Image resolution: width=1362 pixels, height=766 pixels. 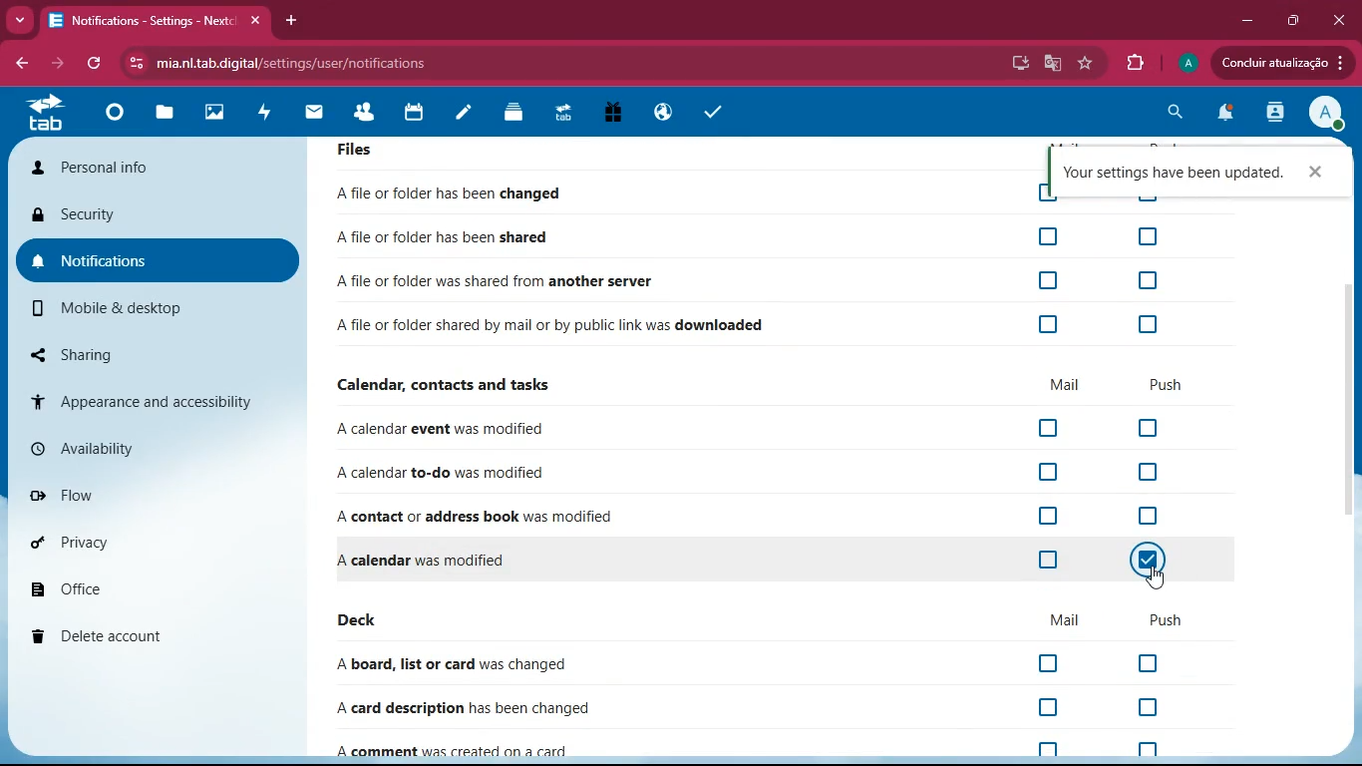 What do you see at coordinates (1142, 663) in the screenshot?
I see `off` at bounding box center [1142, 663].